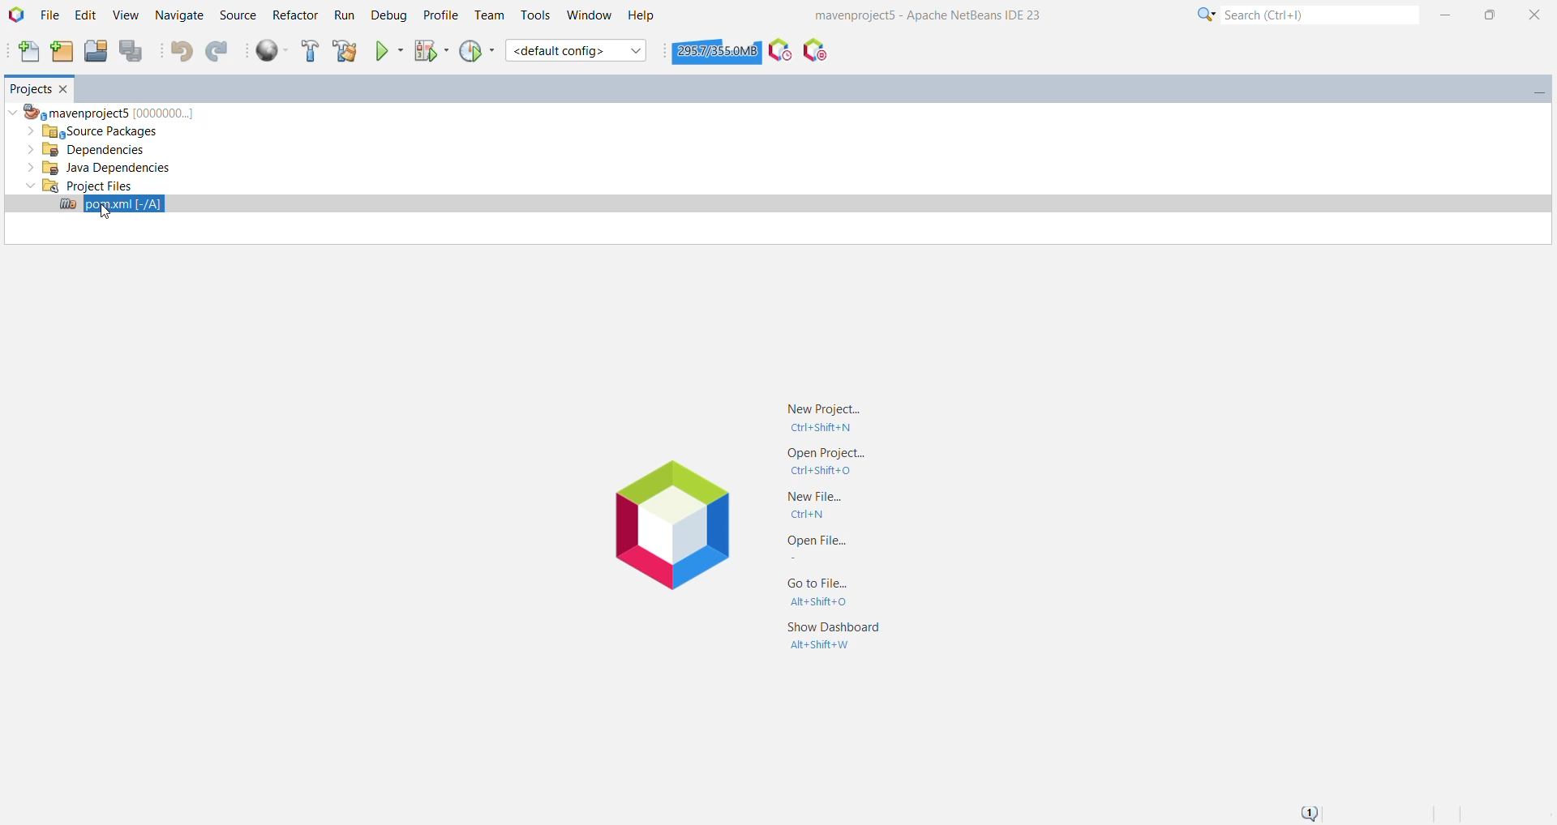  I want to click on Application Name, so click(937, 14).